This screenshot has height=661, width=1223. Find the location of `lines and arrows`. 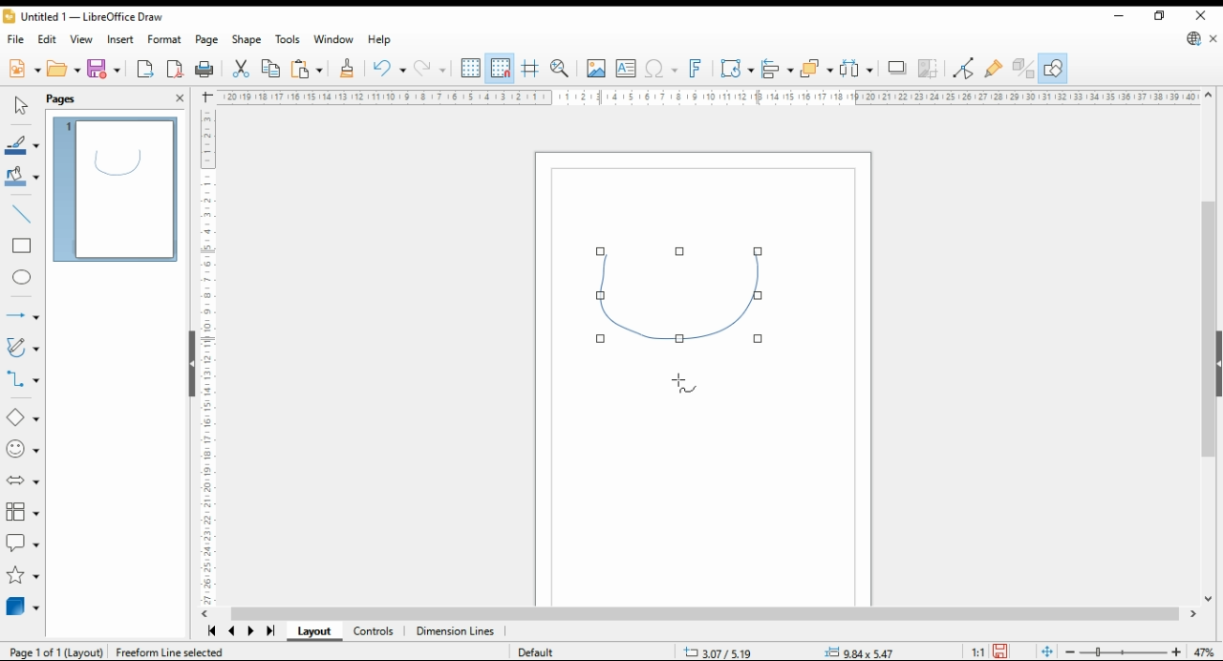

lines and arrows is located at coordinates (21, 315).